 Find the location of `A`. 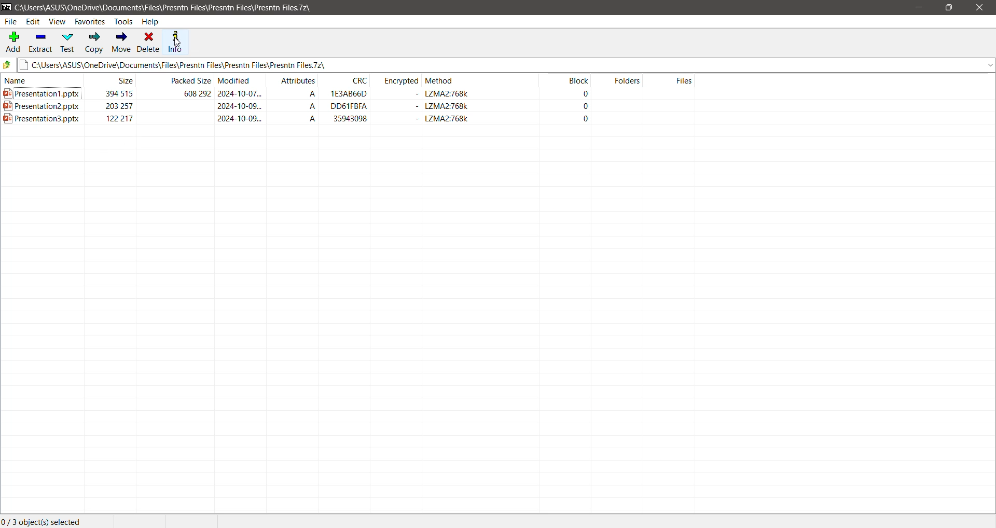

A is located at coordinates (309, 107).